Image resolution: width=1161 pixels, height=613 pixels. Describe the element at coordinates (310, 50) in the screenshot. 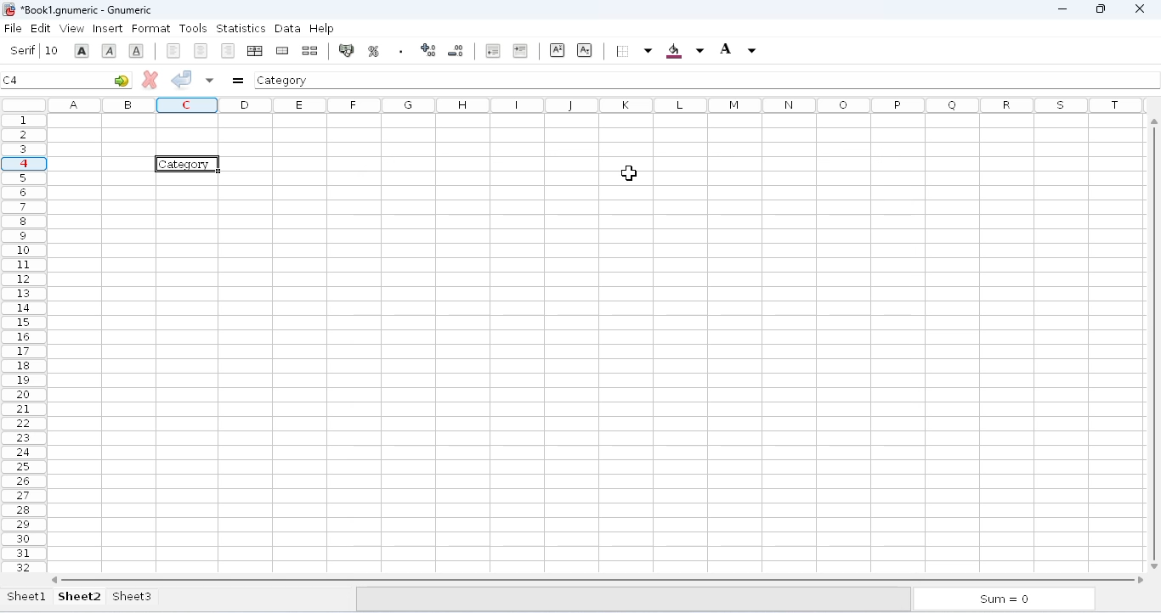

I see `merge a range of cells` at that location.